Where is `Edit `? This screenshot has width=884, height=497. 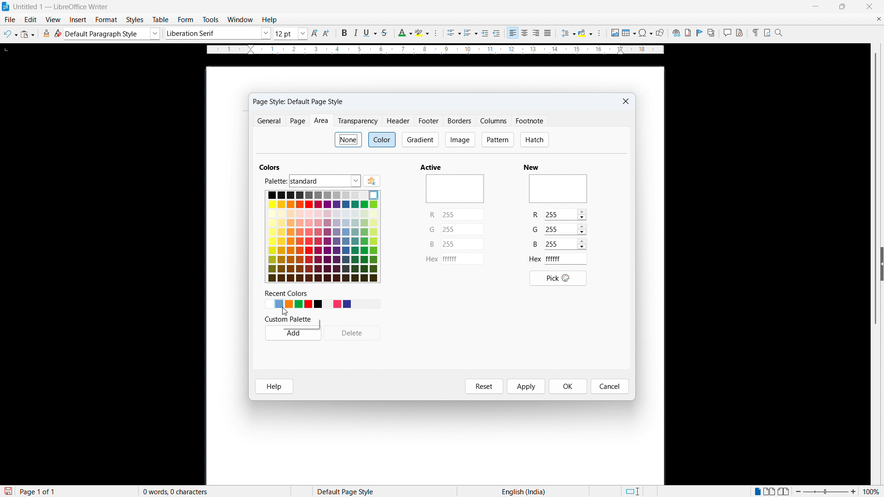
Edit  is located at coordinates (31, 19).